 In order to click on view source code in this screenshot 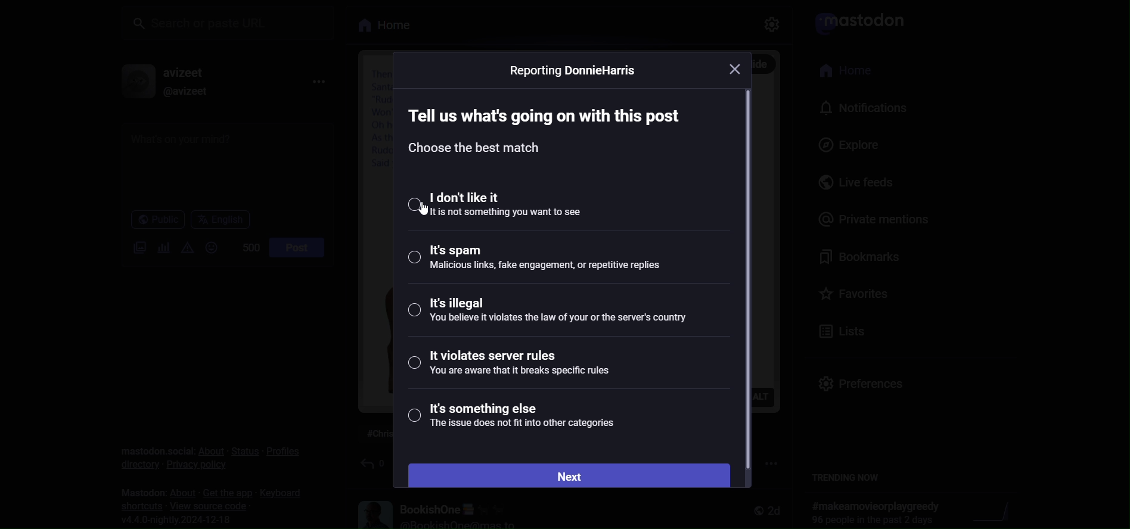, I will do `click(210, 506)`.